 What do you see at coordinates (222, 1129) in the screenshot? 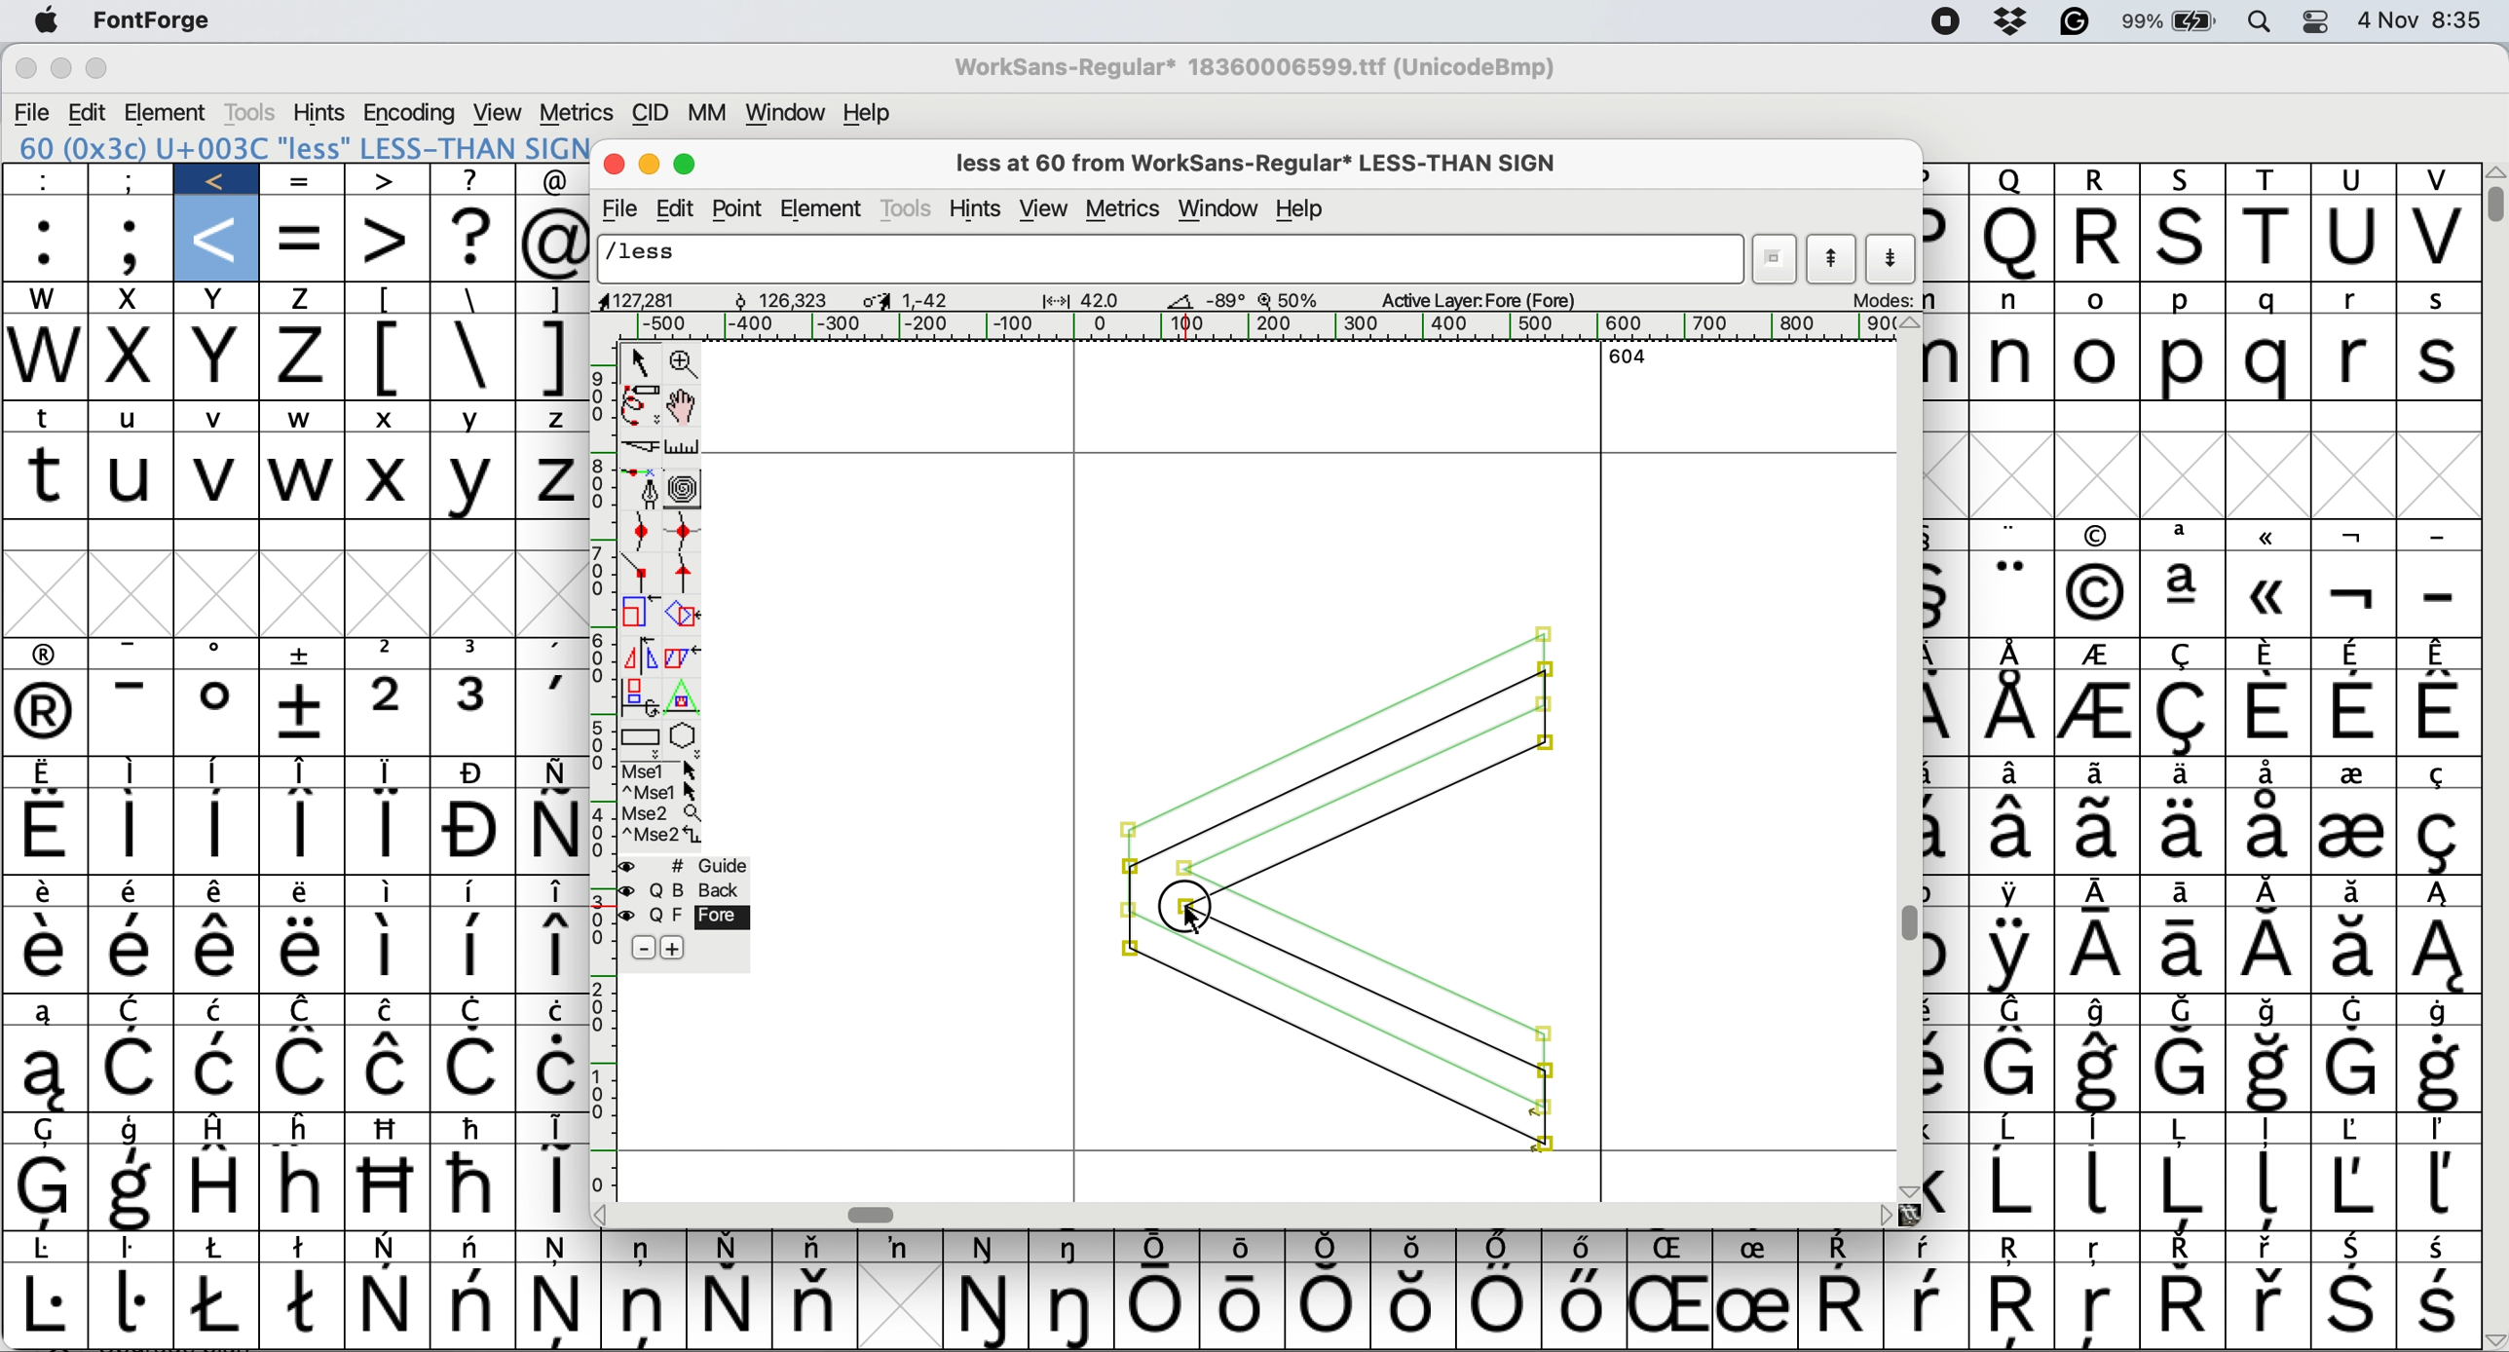
I see `Symbol` at bounding box center [222, 1129].